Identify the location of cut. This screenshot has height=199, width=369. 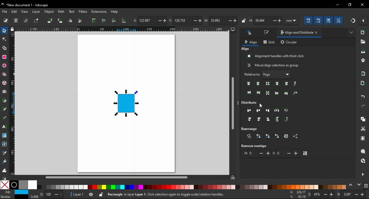
(363, 129).